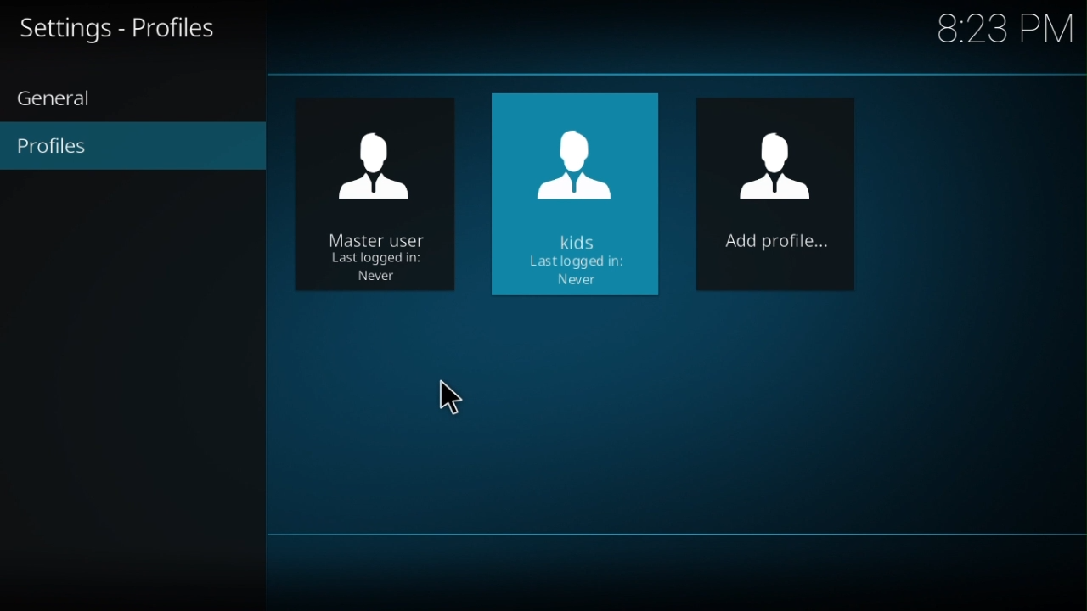 This screenshot has height=611, width=1087. What do you see at coordinates (118, 28) in the screenshot?
I see `Settings - Profiles` at bounding box center [118, 28].